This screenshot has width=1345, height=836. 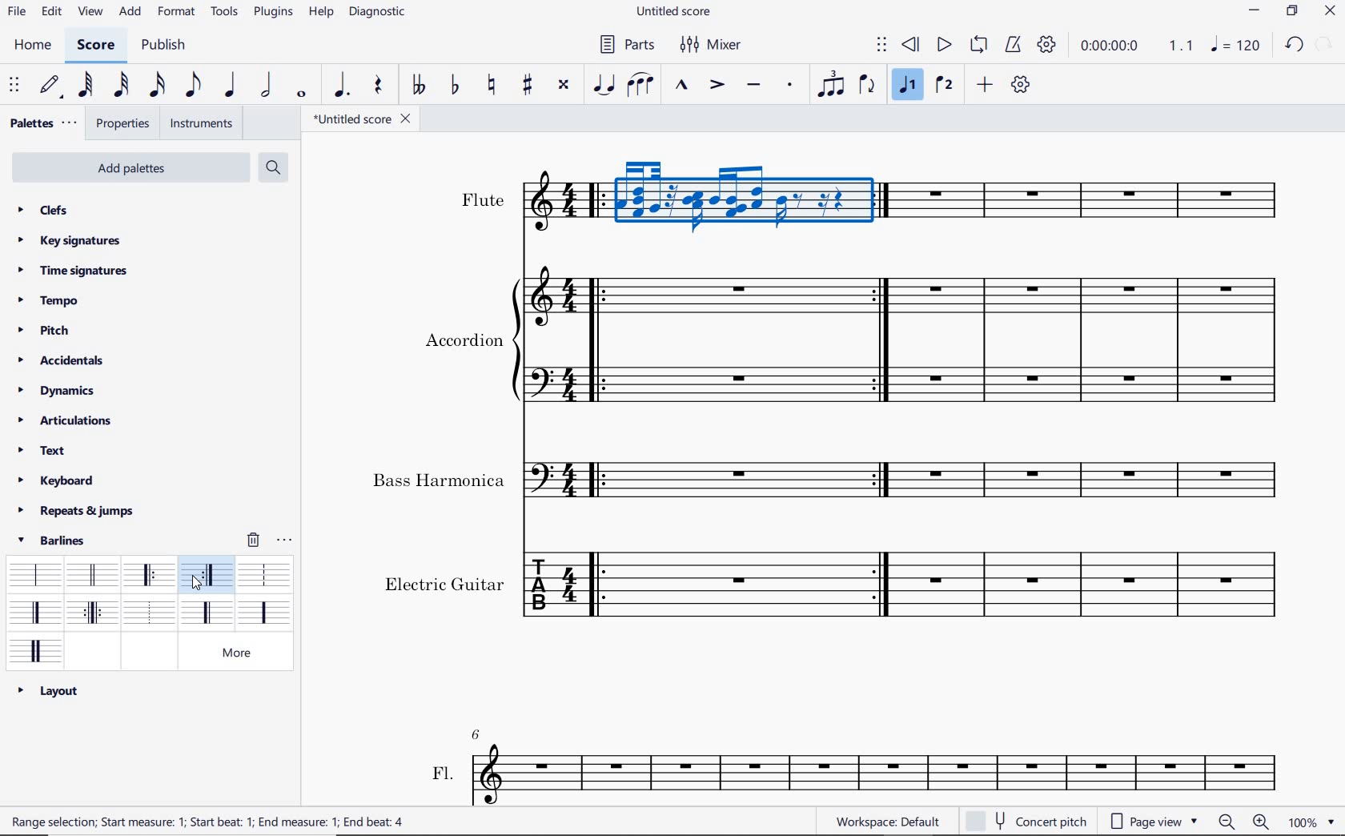 What do you see at coordinates (549, 207) in the screenshot?
I see `Instrument: Flute` at bounding box center [549, 207].